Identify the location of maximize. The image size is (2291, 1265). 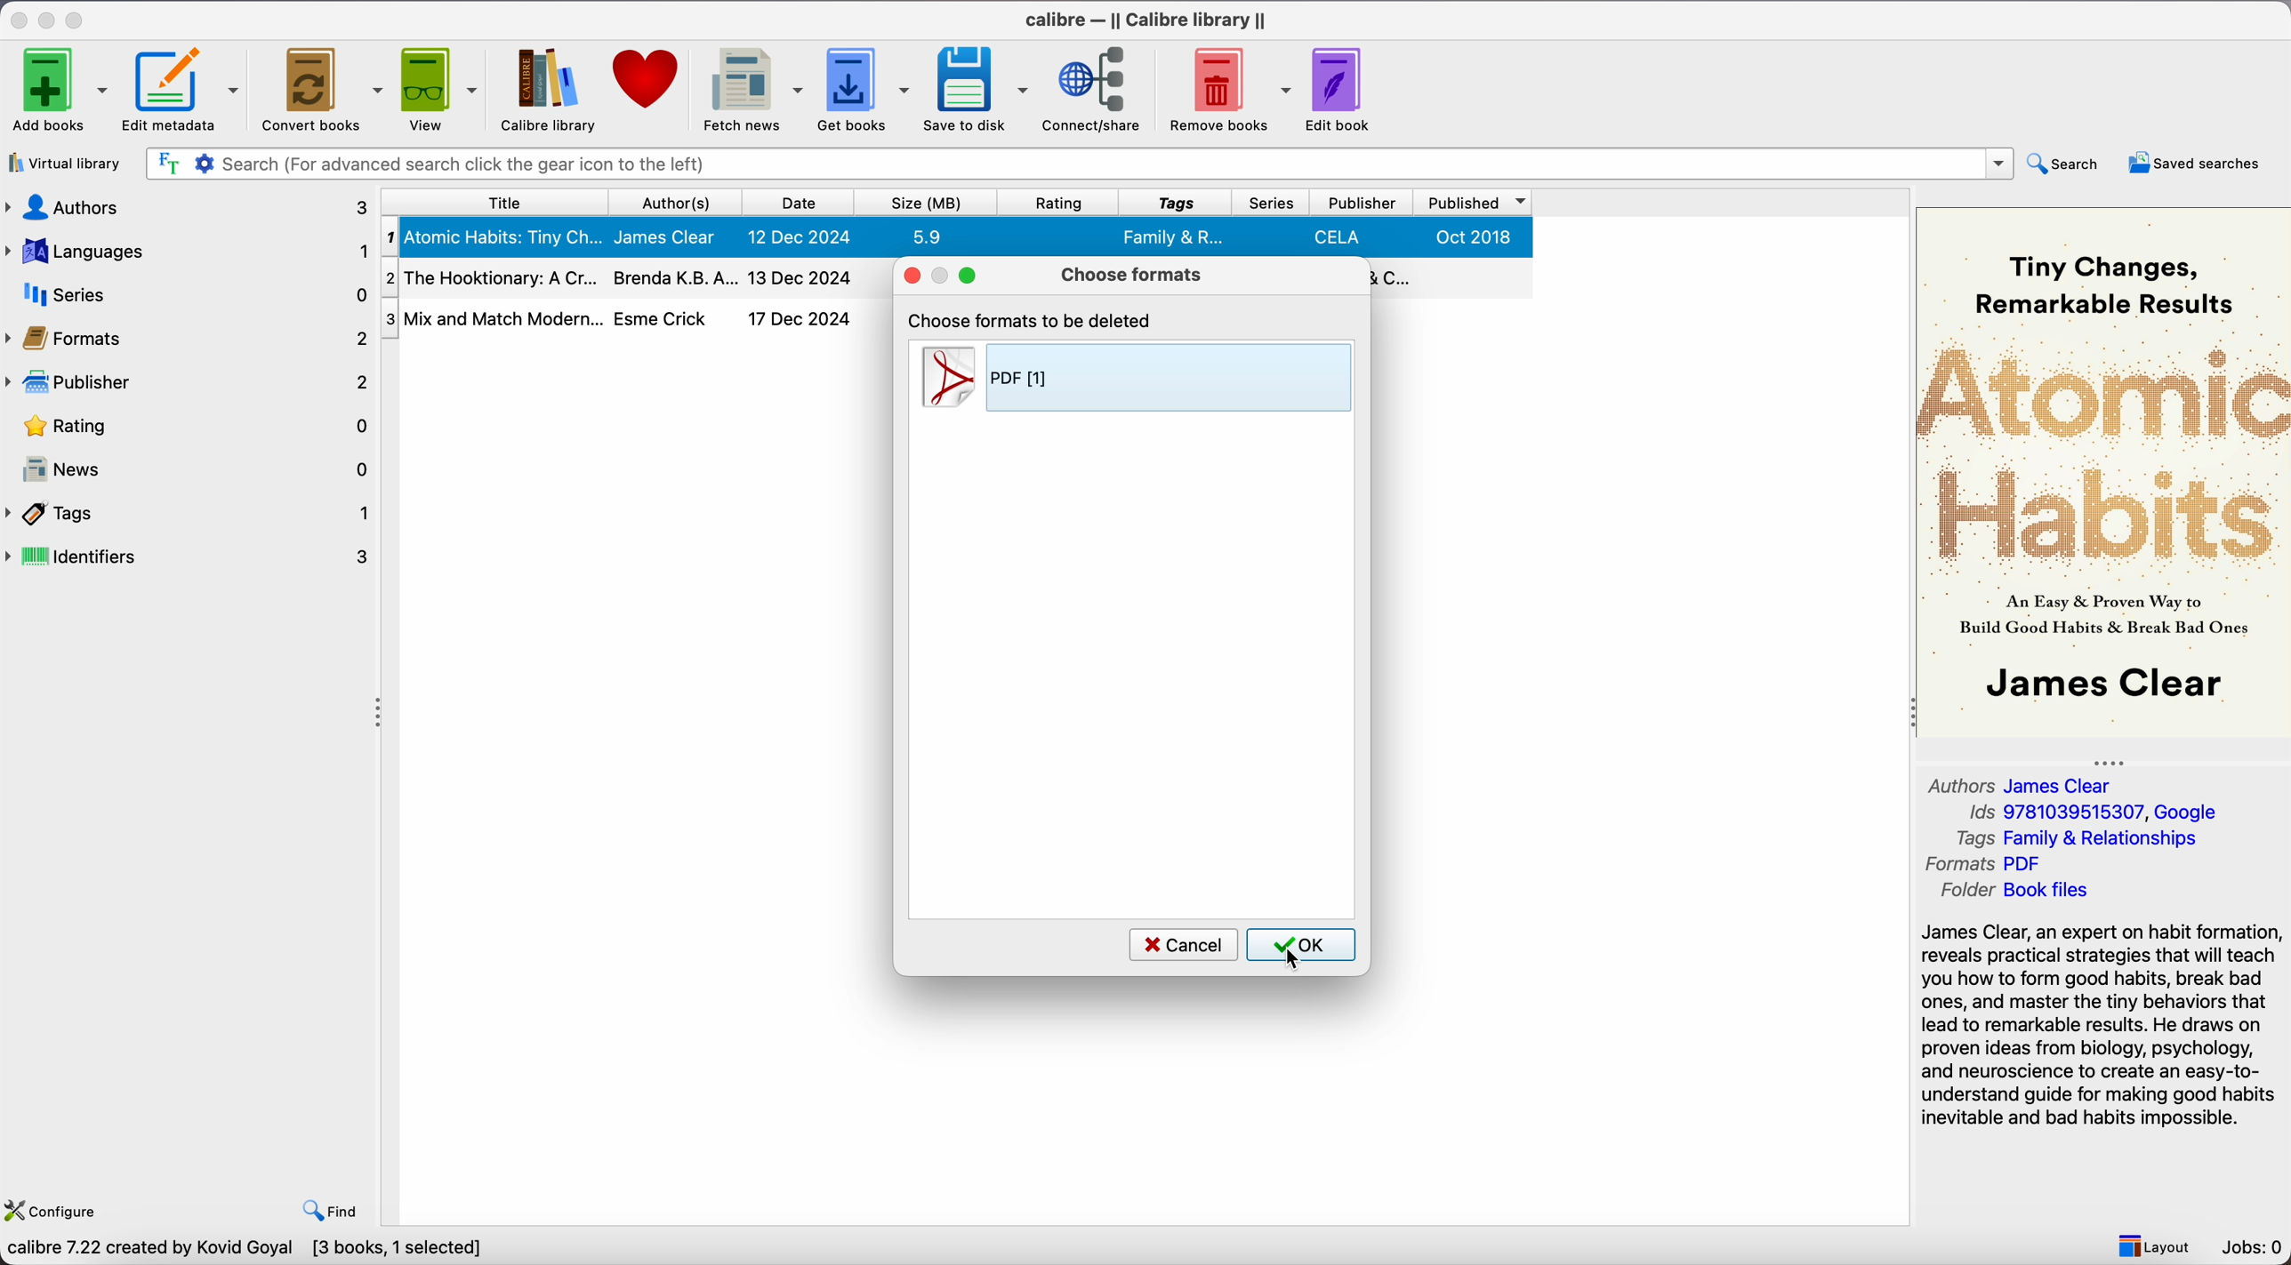
(967, 275).